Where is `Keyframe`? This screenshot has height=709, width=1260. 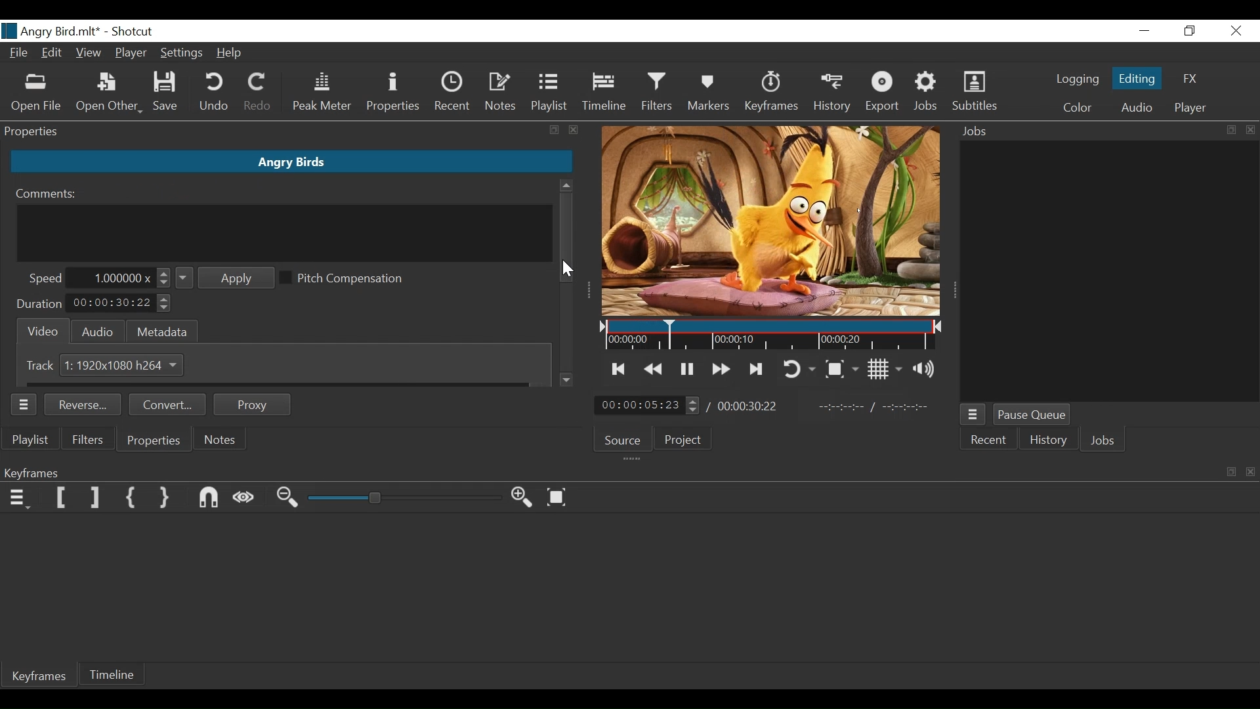
Keyframe is located at coordinates (773, 95).